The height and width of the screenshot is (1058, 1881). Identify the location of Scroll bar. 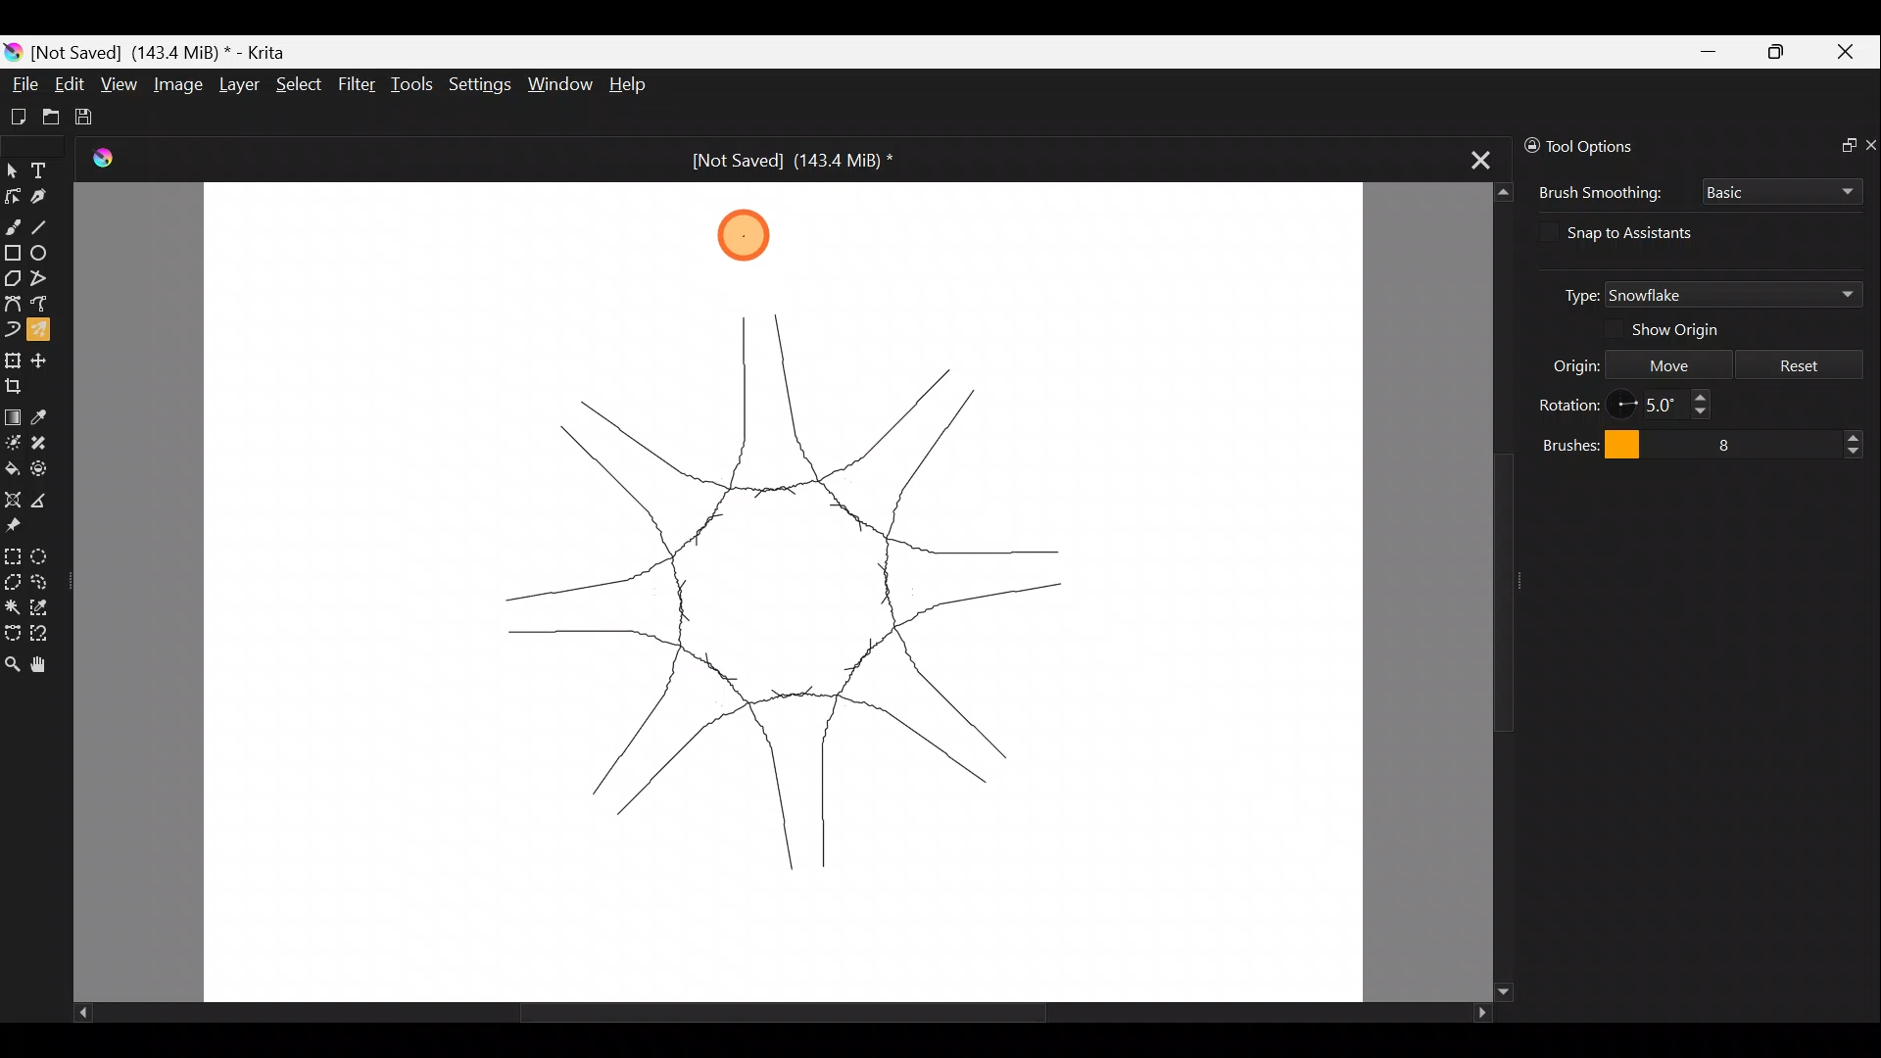
(1486, 593).